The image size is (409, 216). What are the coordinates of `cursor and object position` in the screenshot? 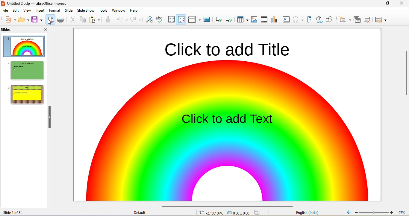 It's located at (224, 213).